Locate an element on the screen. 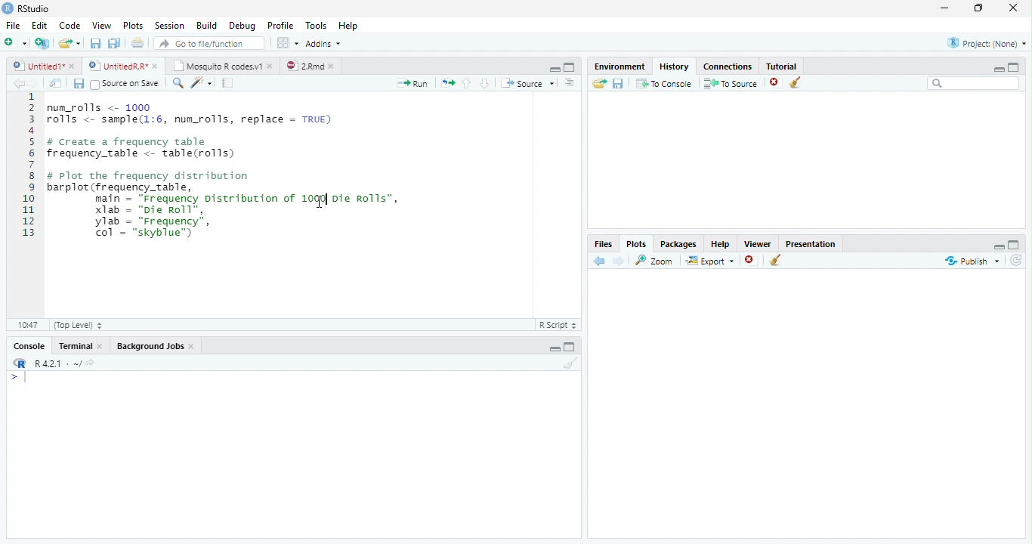 This screenshot has height=544, width=1032. History is located at coordinates (675, 65).